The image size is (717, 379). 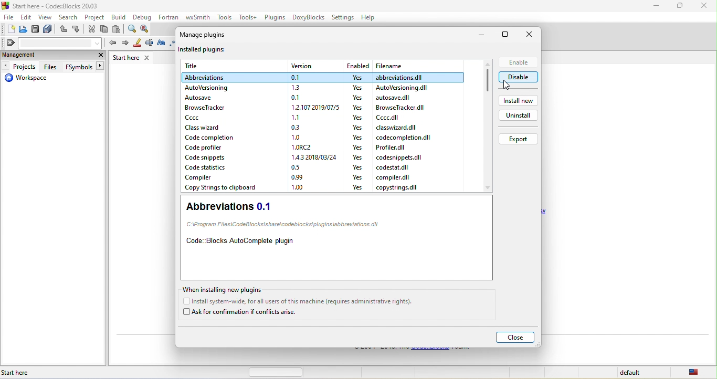 I want to click on filename, so click(x=405, y=65).